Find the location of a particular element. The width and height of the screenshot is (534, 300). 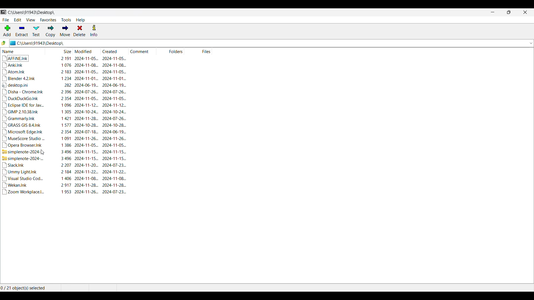

View is located at coordinates (31, 20).